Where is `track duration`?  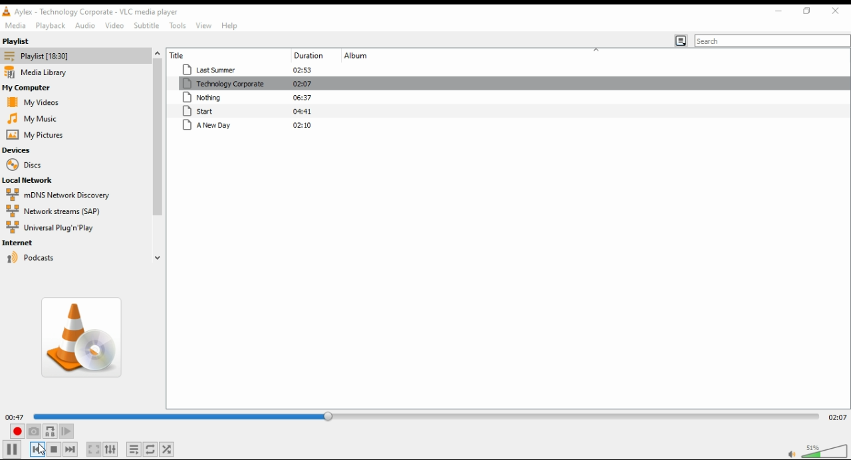
track duration is located at coordinates (305, 55).